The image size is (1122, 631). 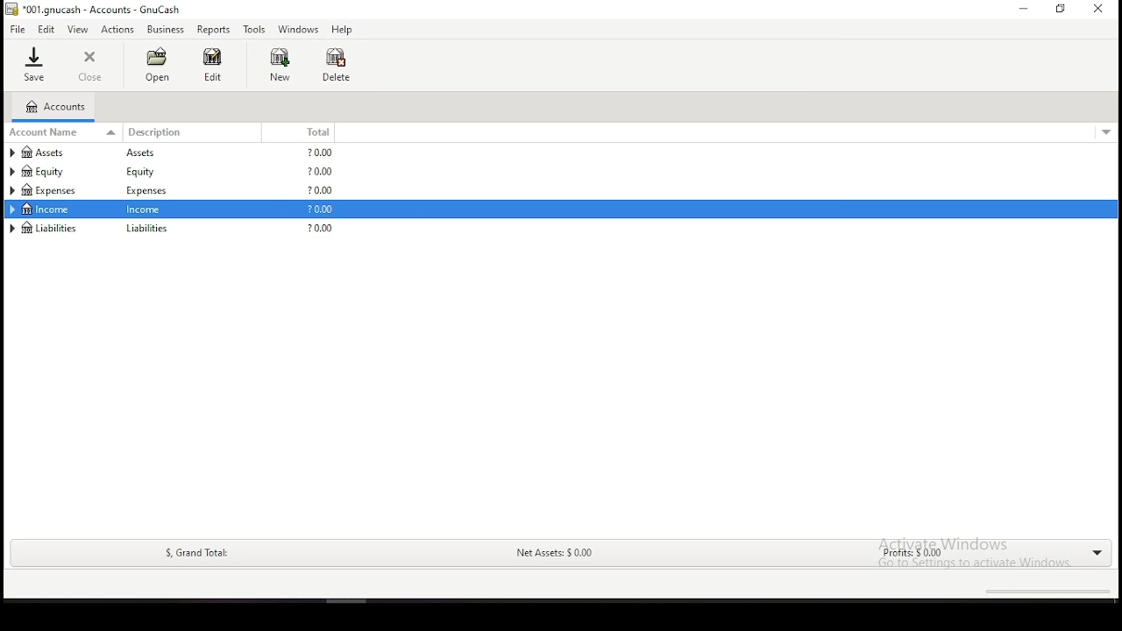 I want to click on ? 0.00, so click(x=320, y=173).